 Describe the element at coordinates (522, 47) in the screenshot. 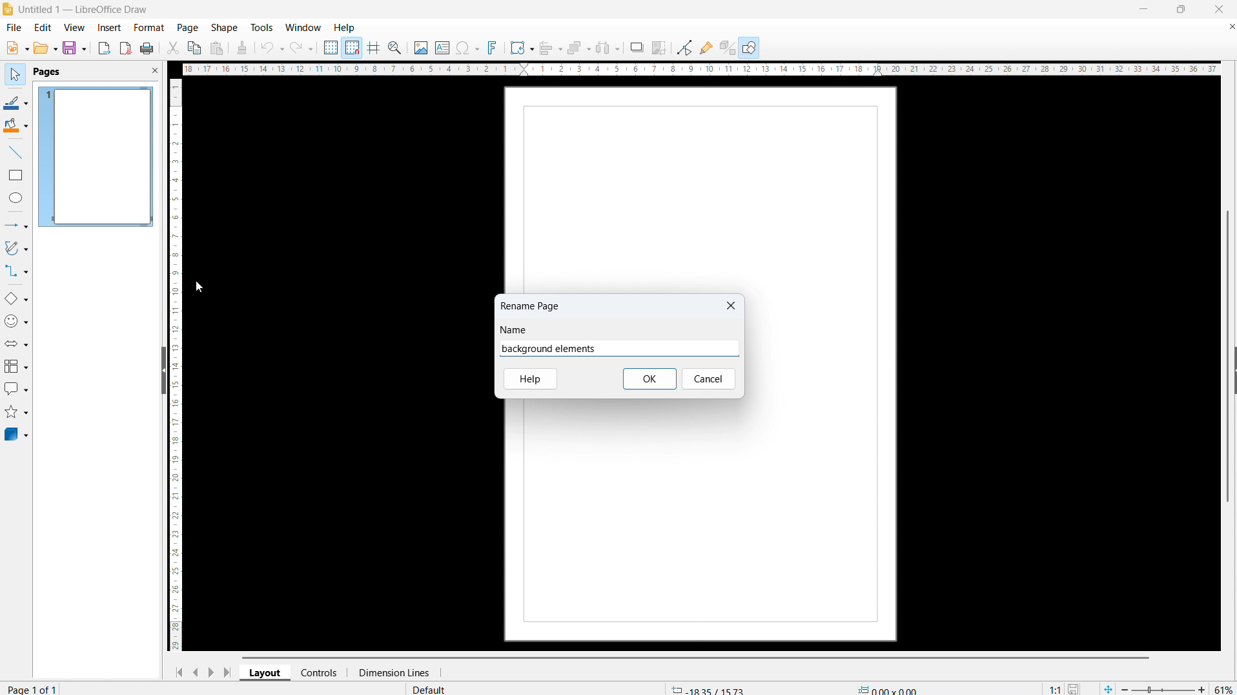

I see `transformations` at that location.